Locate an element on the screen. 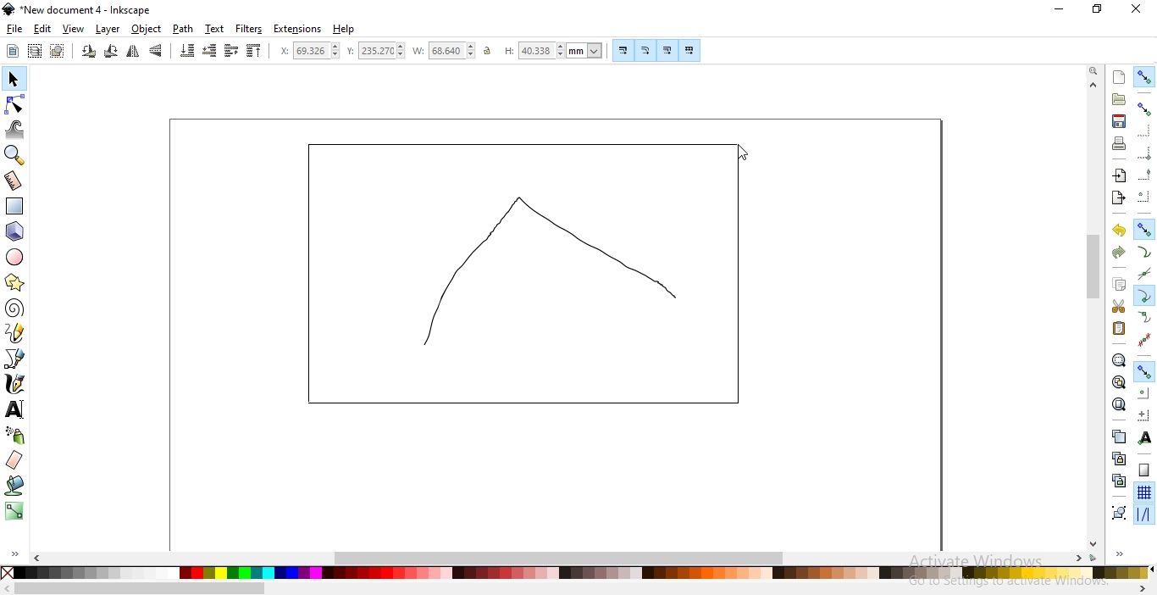 This screenshot has height=595, width=1157. create stars and polygons is located at coordinates (14, 284).